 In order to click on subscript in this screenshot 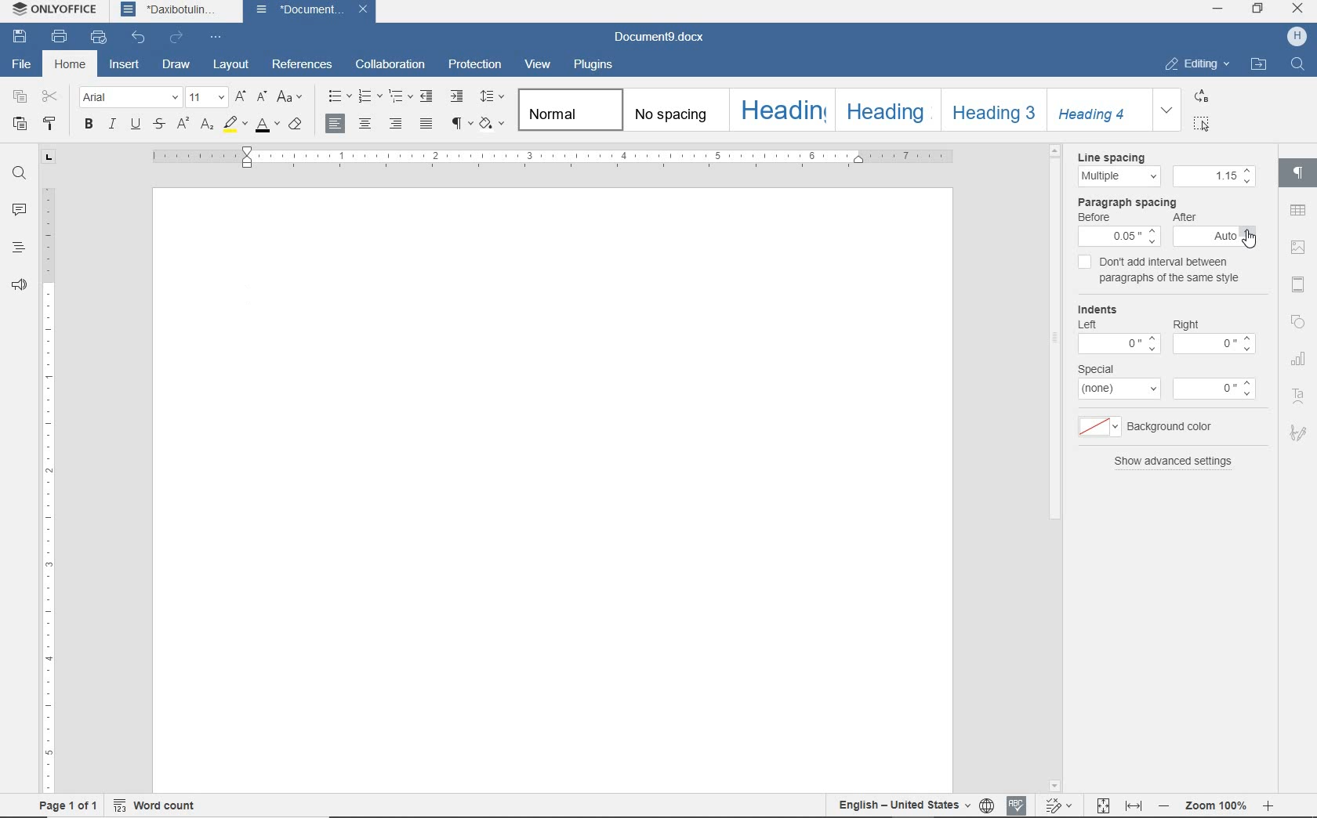, I will do `click(208, 126)`.